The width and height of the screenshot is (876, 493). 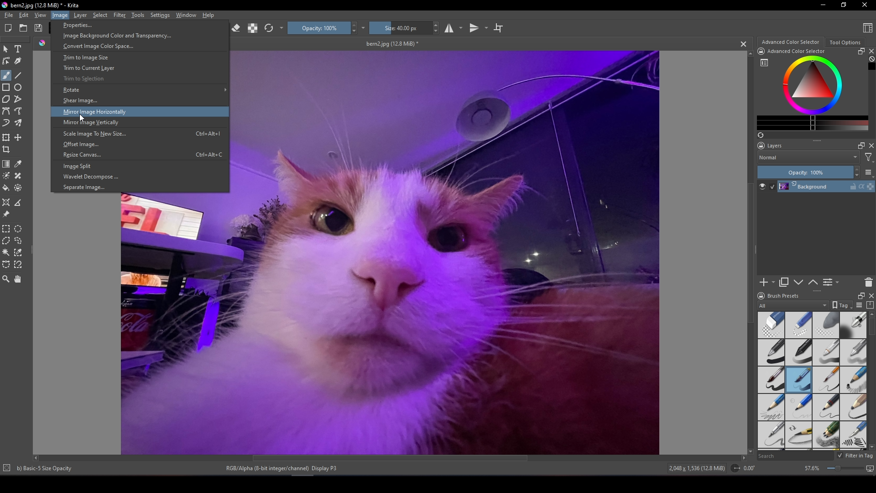 I want to click on Options, so click(x=282, y=28).